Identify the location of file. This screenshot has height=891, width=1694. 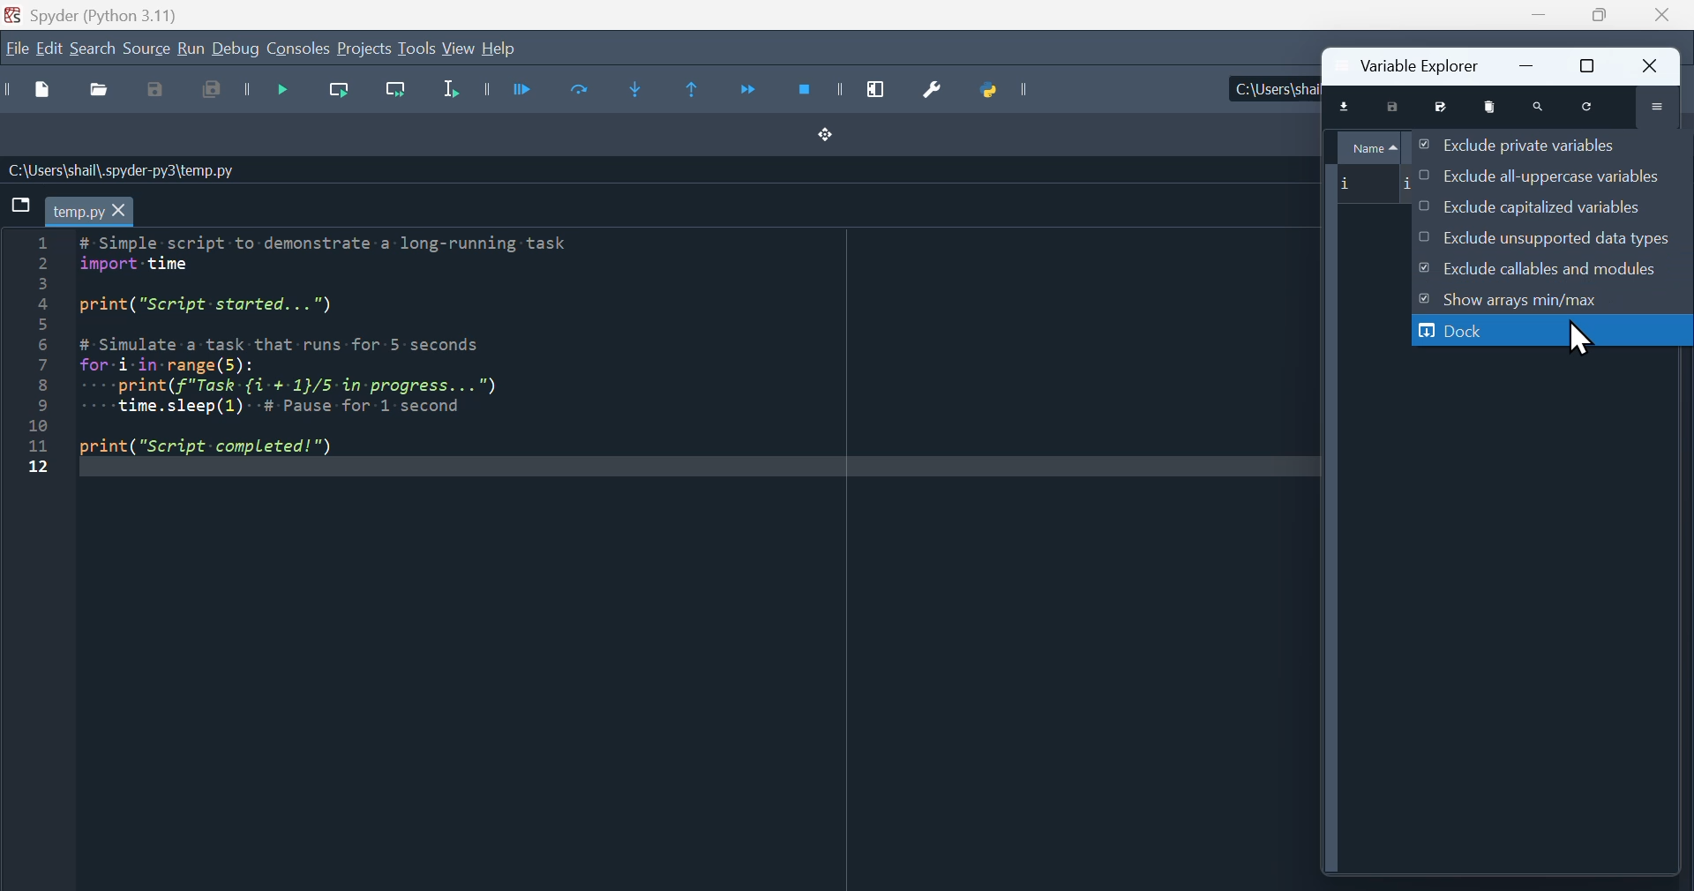
(16, 48).